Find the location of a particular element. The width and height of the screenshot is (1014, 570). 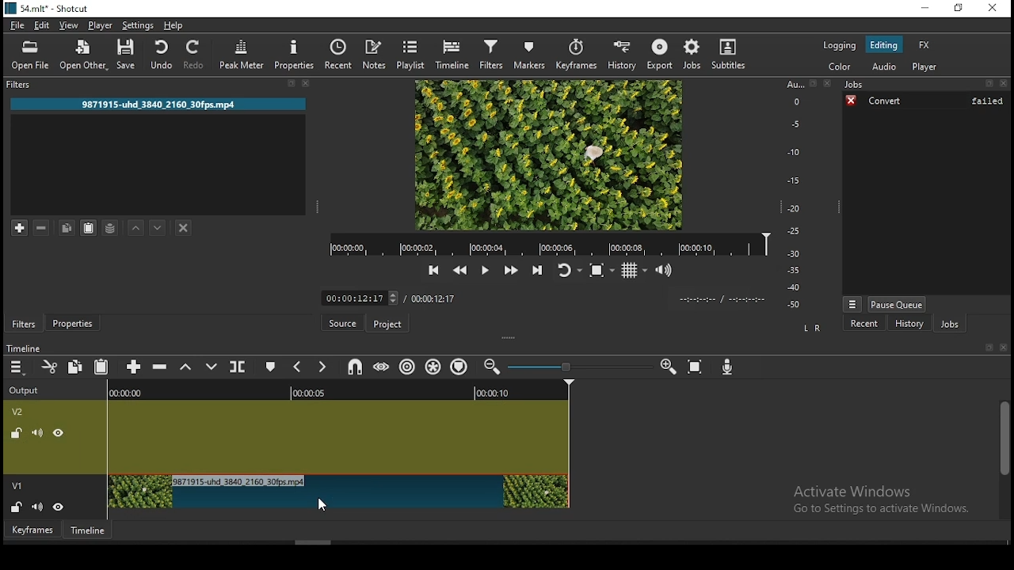

player is located at coordinates (100, 27).